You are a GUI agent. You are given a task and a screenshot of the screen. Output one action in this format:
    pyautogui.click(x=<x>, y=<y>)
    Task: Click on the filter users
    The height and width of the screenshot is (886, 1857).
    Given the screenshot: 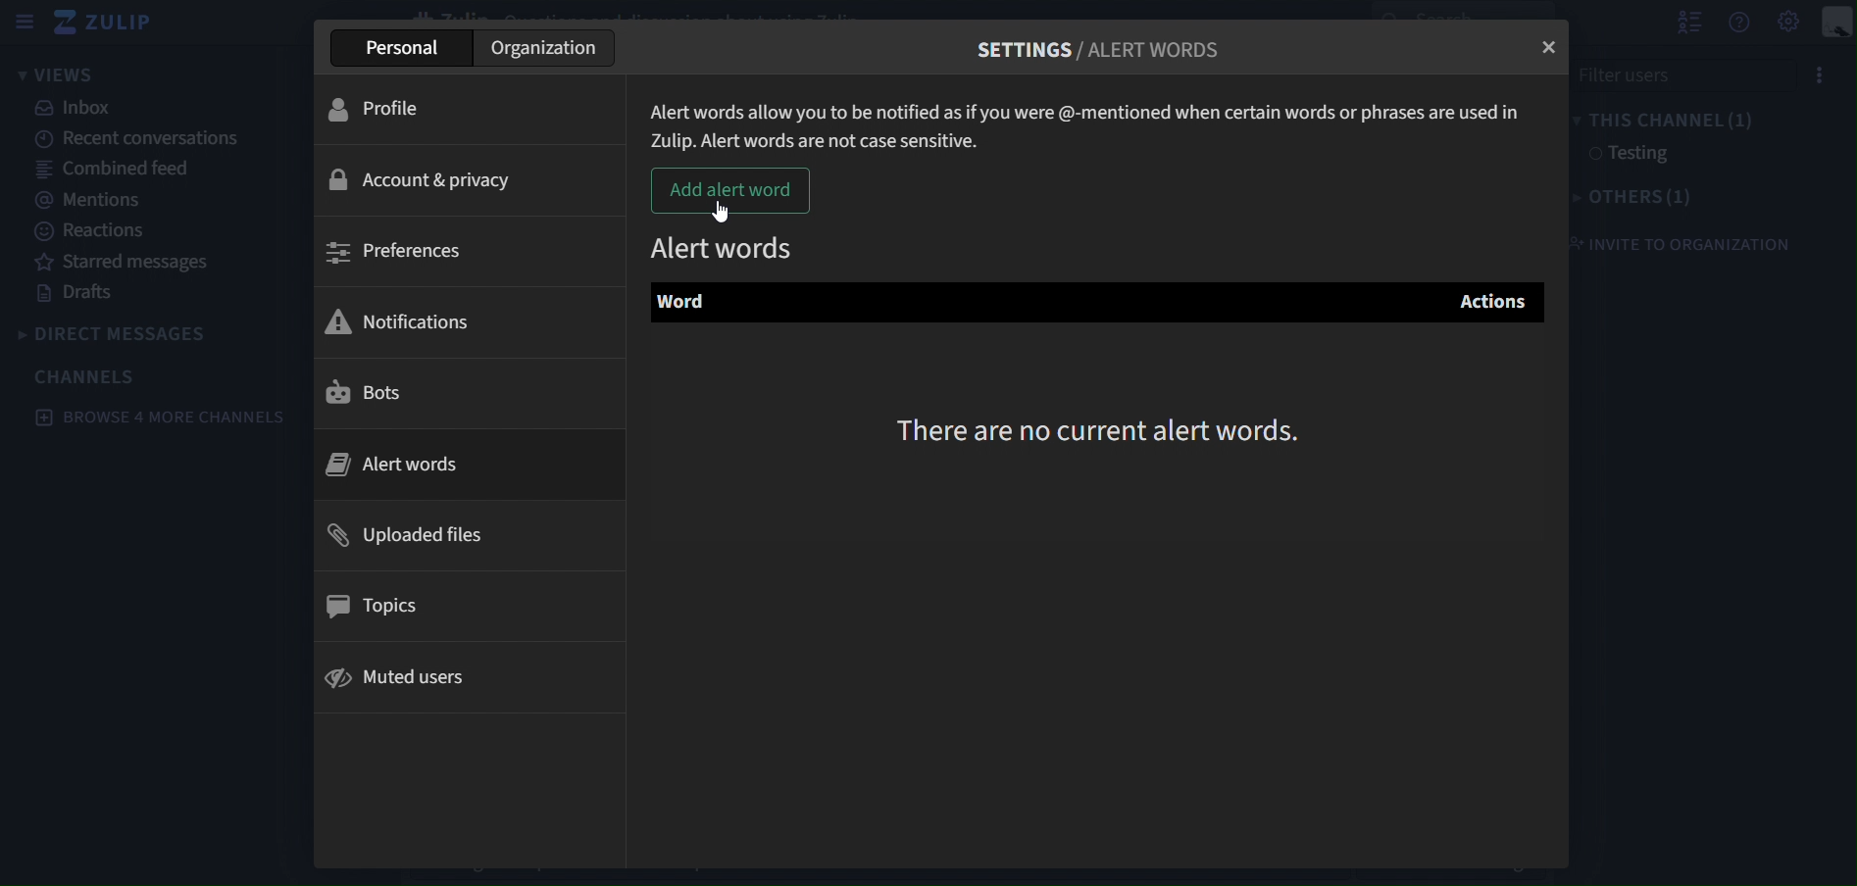 What is the action you would take?
    pyautogui.click(x=1679, y=73)
    